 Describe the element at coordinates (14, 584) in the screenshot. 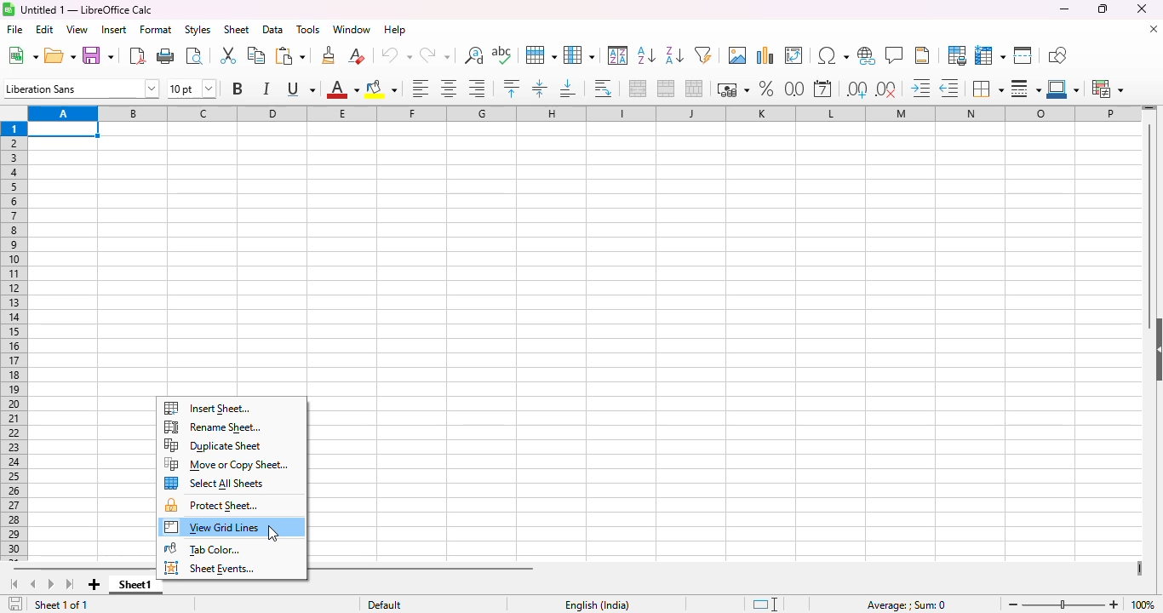

I see `scroll to first sheet` at that location.